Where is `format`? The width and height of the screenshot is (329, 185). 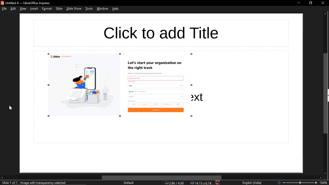 format is located at coordinates (47, 8).